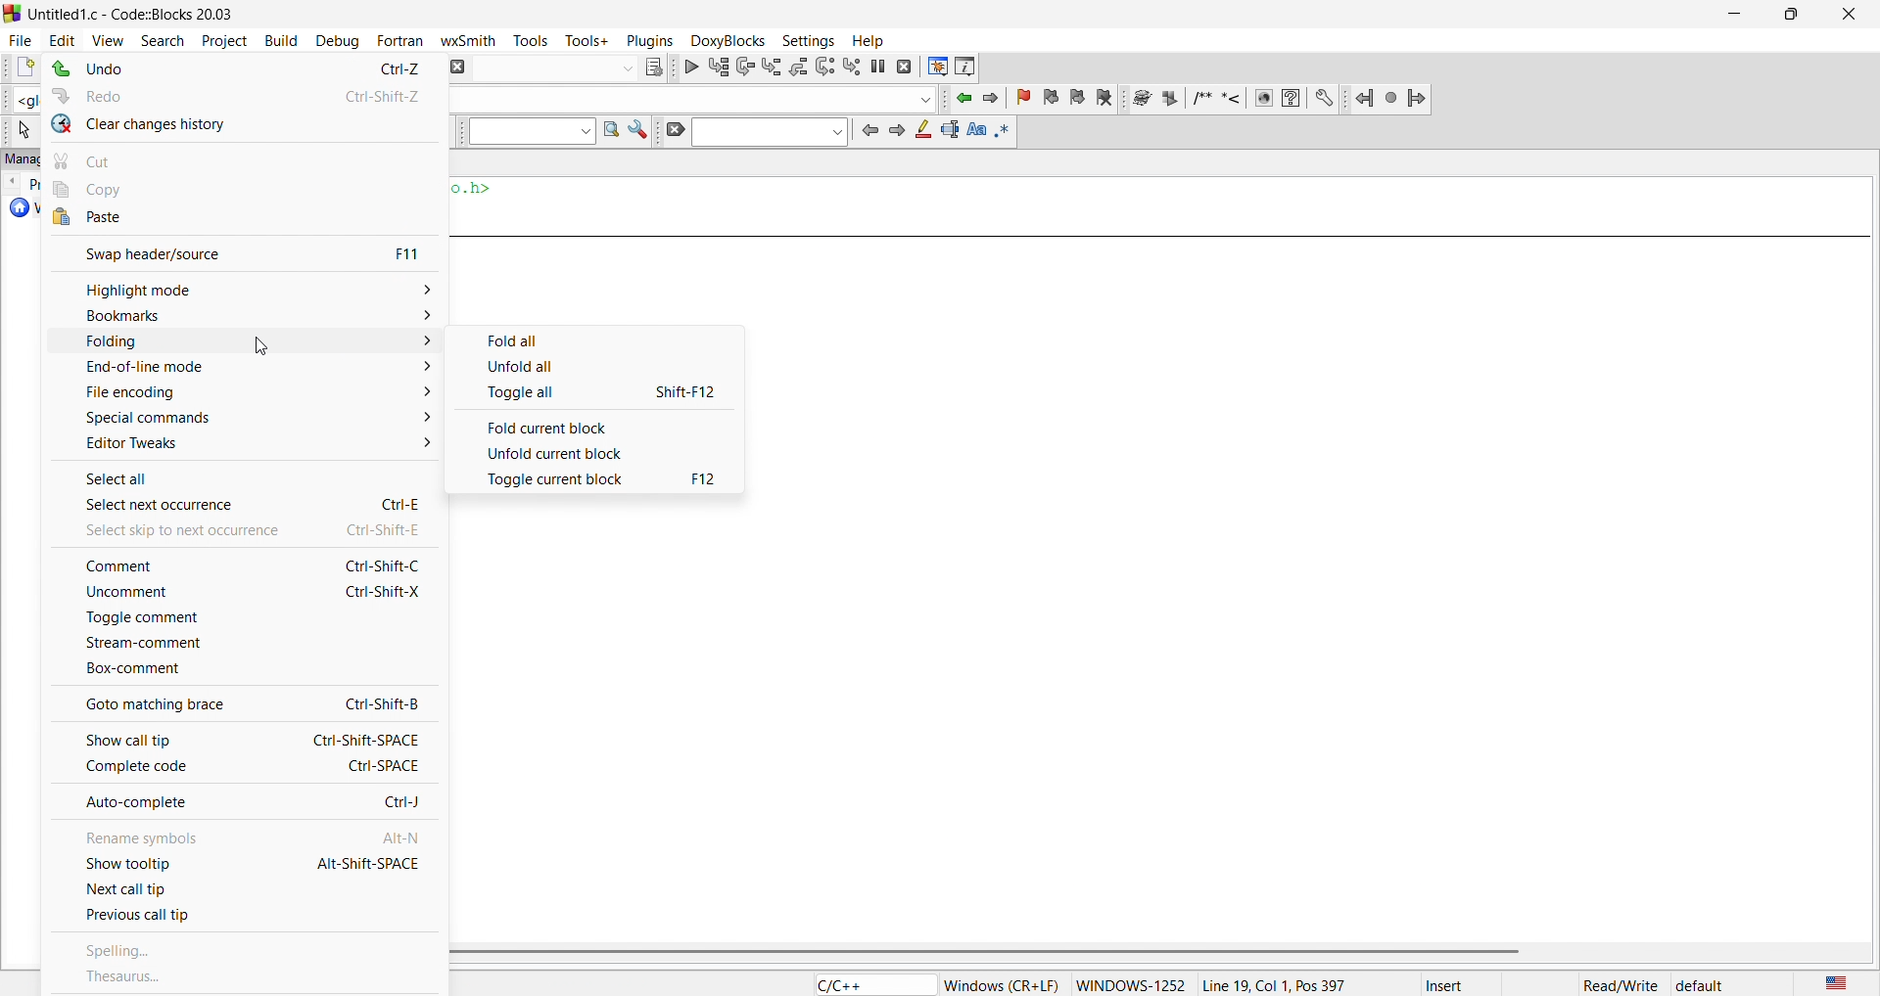 The image size is (1880, 996). What do you see at coordinates (638, 132) in the screenshot?
I see `settings` at bounding box center [638, 132].